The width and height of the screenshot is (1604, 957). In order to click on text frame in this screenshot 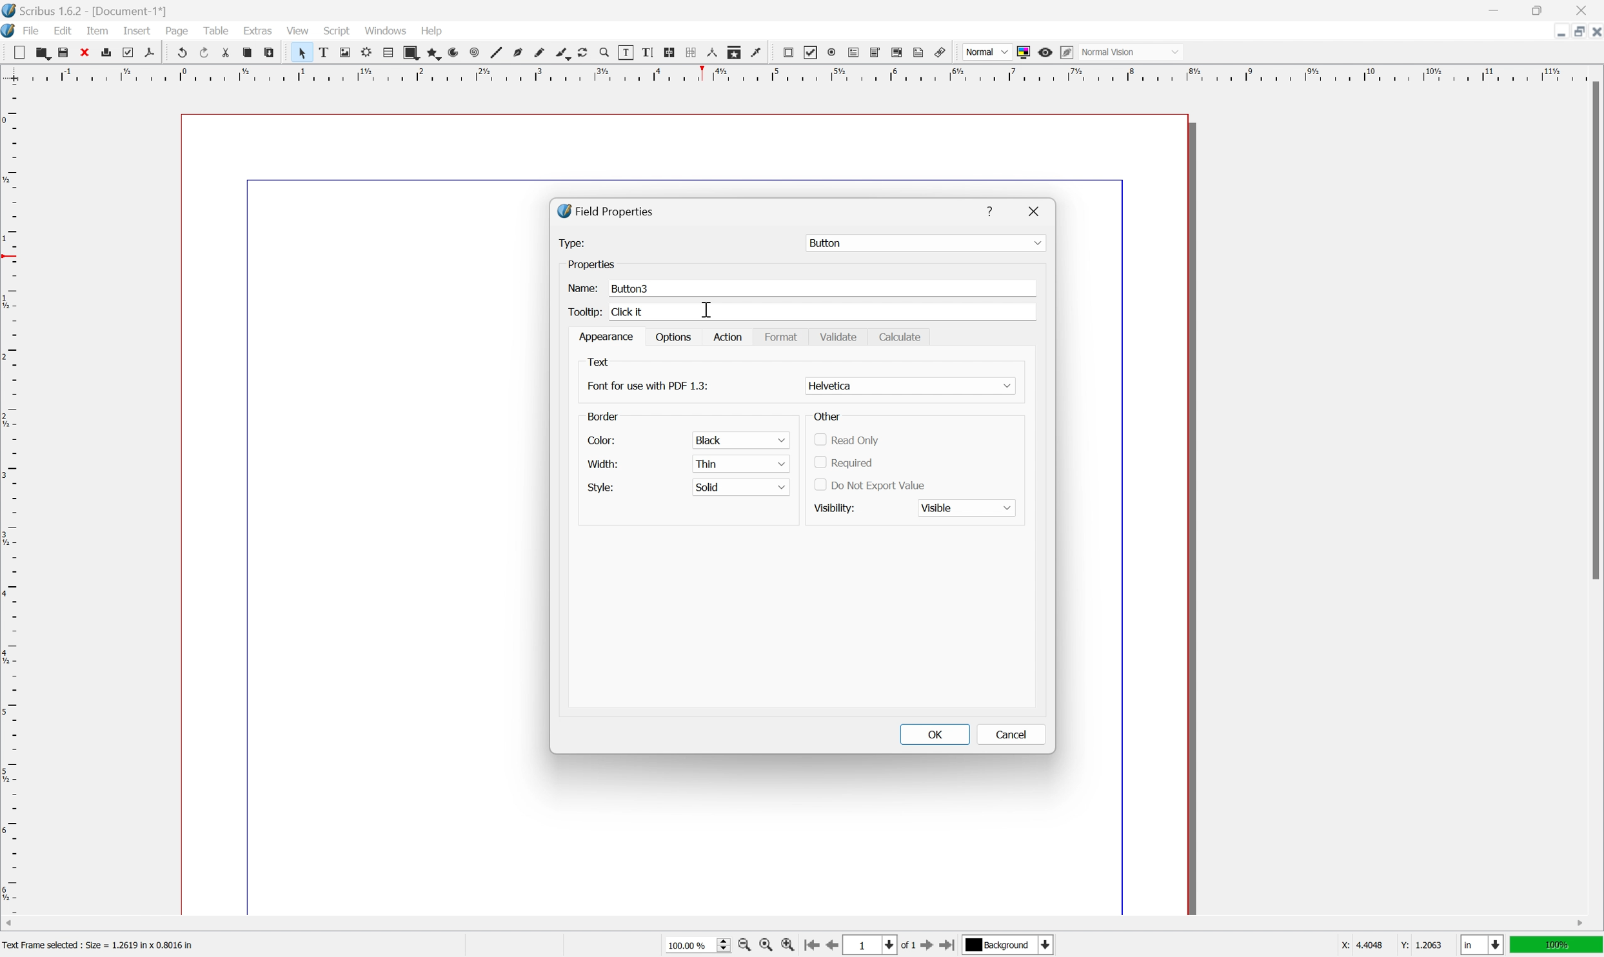, I will do `click(324, 54)`.